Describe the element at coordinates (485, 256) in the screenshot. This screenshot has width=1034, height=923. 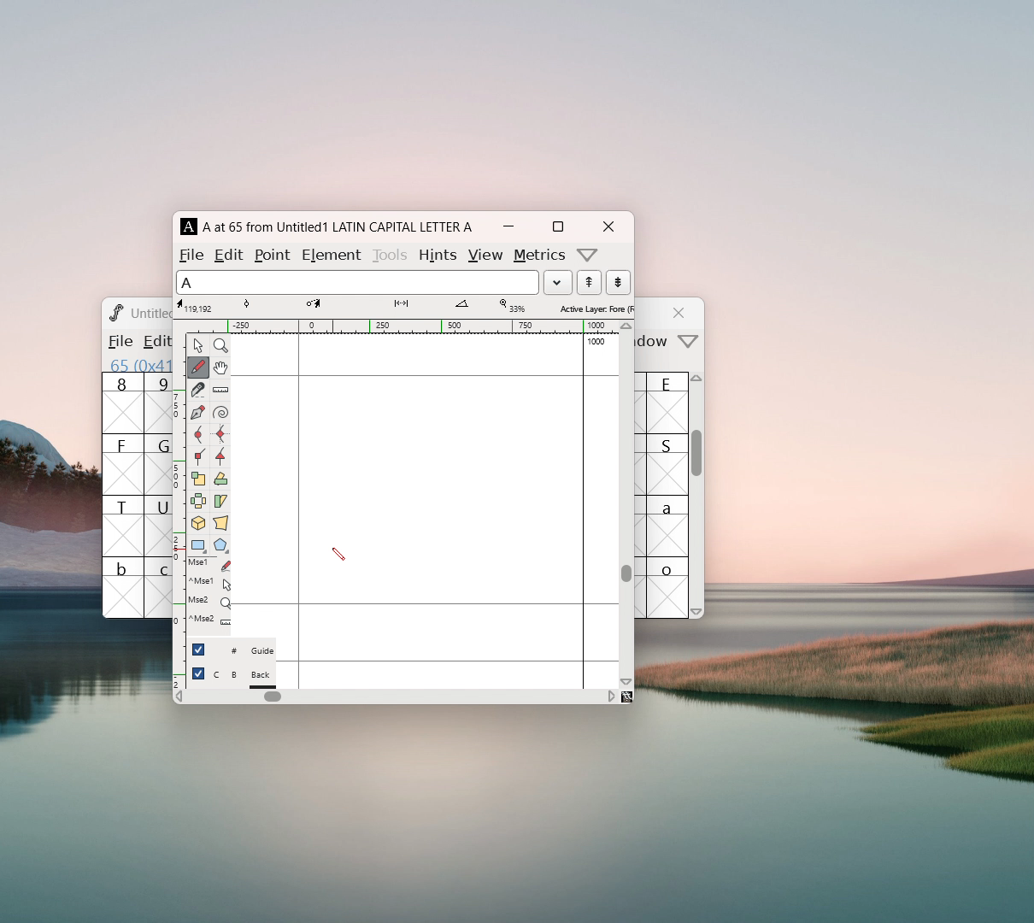
I see `view` at that location.